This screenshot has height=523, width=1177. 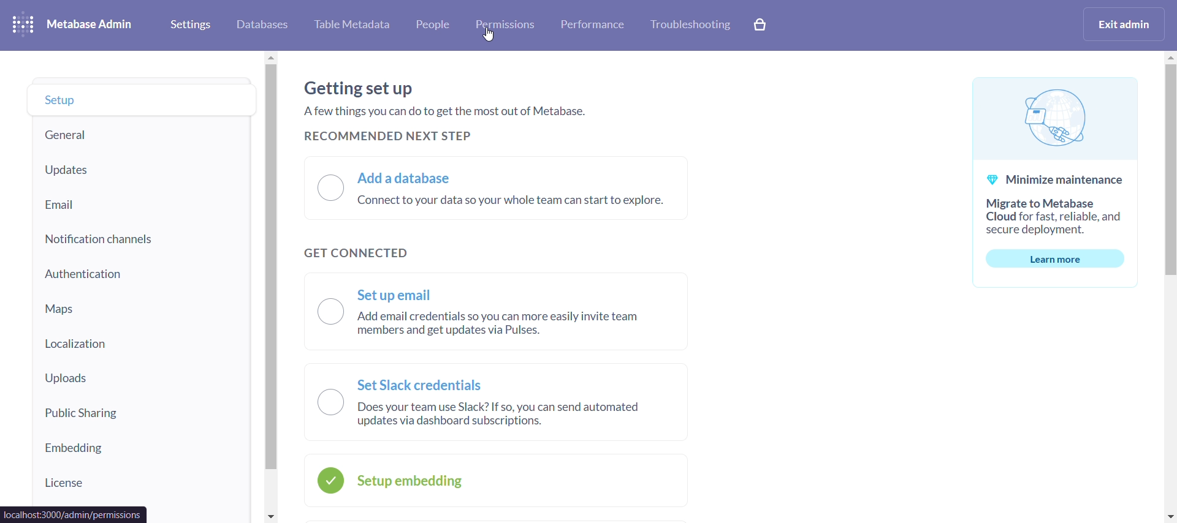 What do you see at coordinates (264, 23) in the screenshot?
I see `database` at bounding box center [264, 23].